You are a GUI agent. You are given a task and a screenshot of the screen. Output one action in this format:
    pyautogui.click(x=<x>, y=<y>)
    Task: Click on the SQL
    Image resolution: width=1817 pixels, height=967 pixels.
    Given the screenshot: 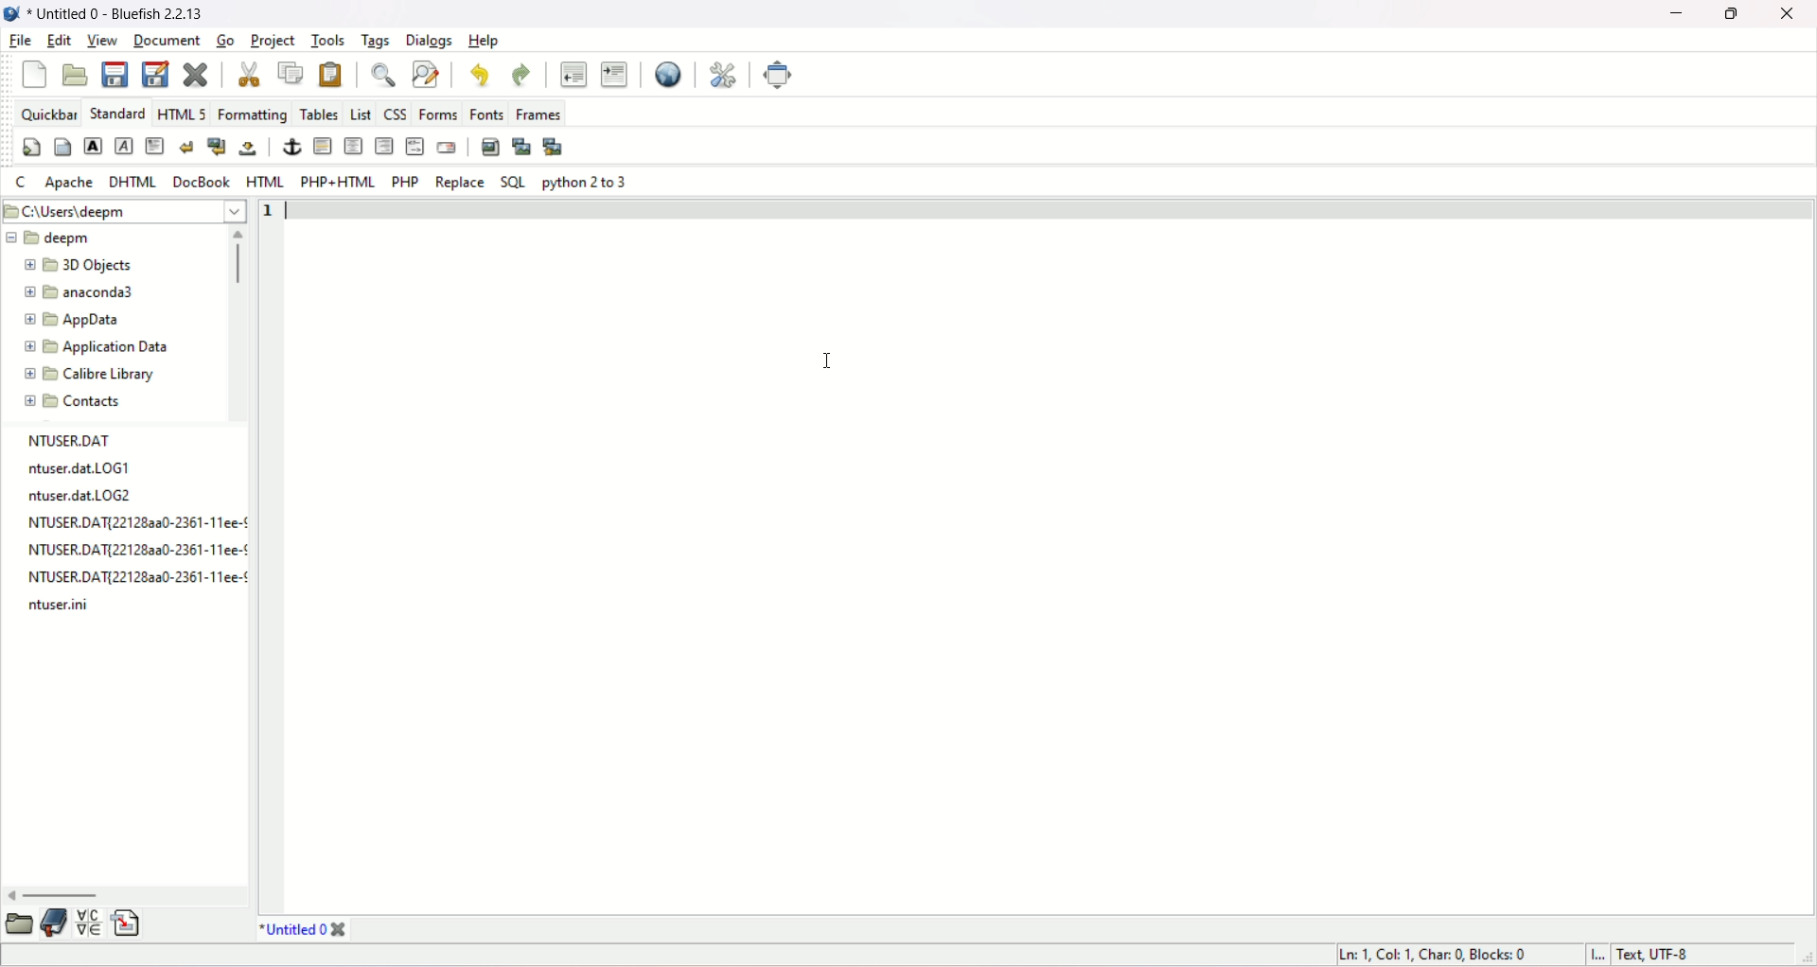 What is the action you would take?
    pyautogui.click(x=513, y=184)
    